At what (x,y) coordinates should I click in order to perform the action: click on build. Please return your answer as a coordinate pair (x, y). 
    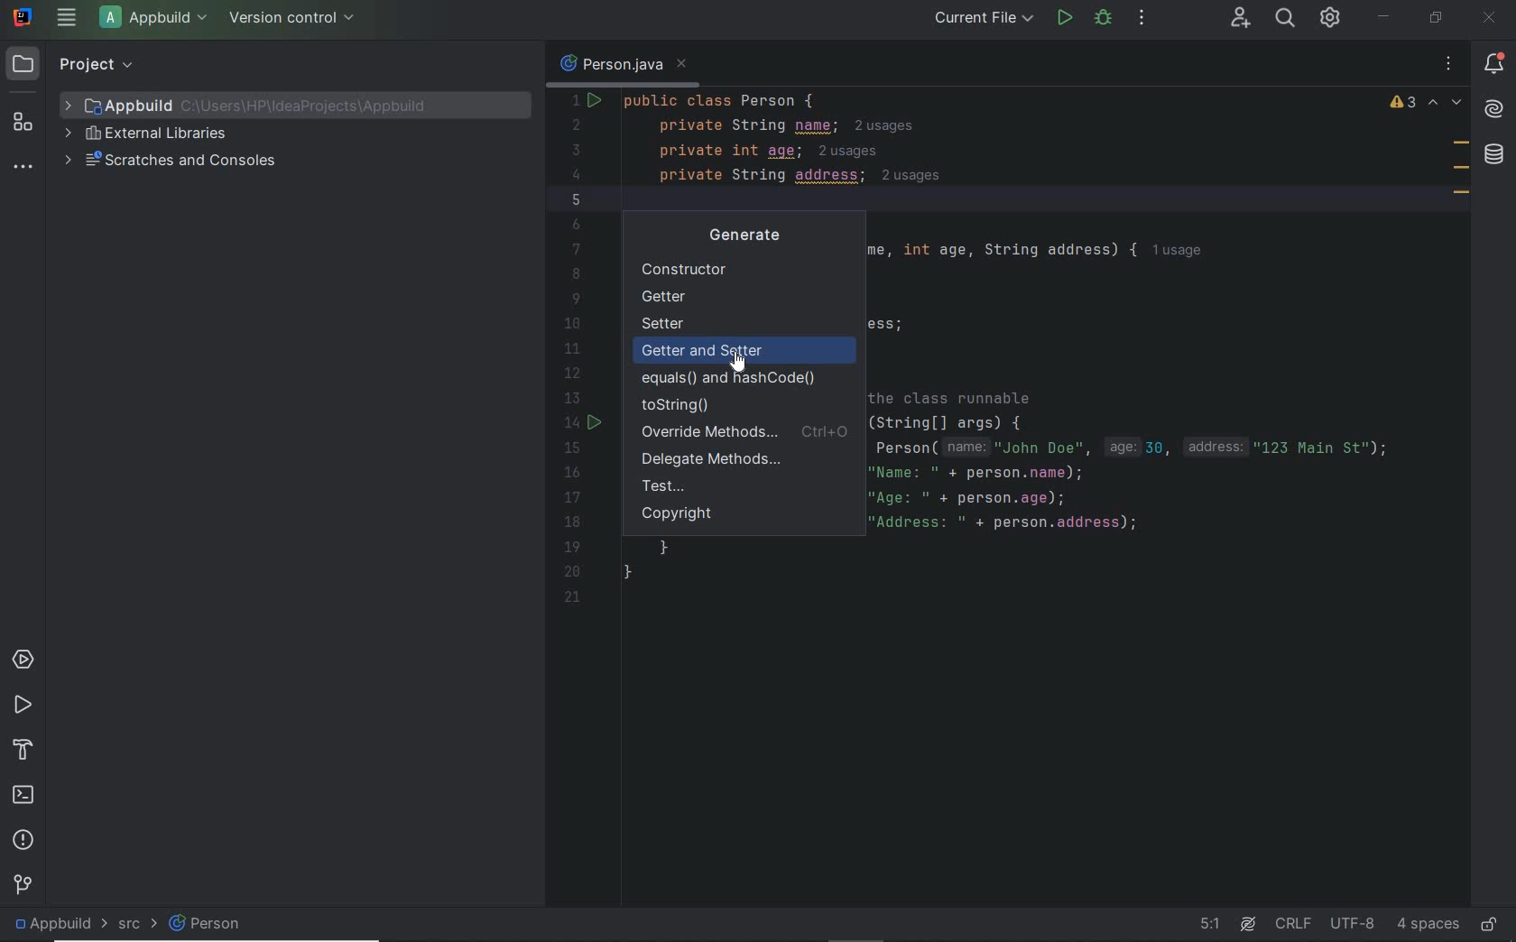
    Looking at the image, I should click on (23, 746).